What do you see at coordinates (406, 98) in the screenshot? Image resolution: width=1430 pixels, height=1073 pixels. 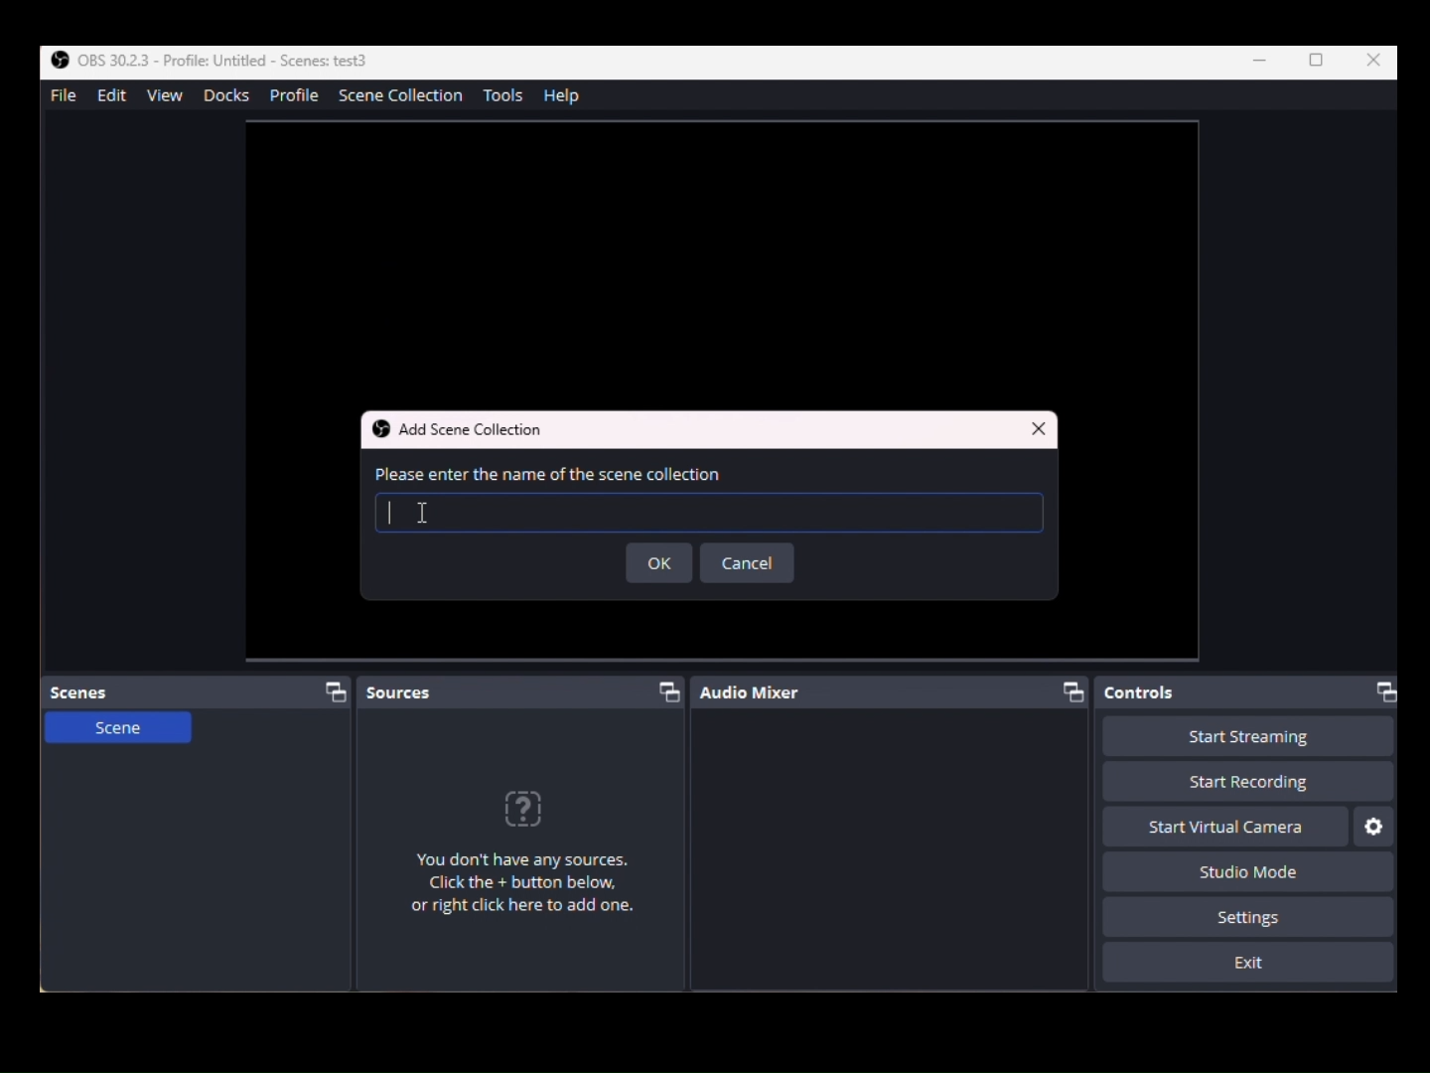 I see `SceneCollection` at bounding box center [406, 98].